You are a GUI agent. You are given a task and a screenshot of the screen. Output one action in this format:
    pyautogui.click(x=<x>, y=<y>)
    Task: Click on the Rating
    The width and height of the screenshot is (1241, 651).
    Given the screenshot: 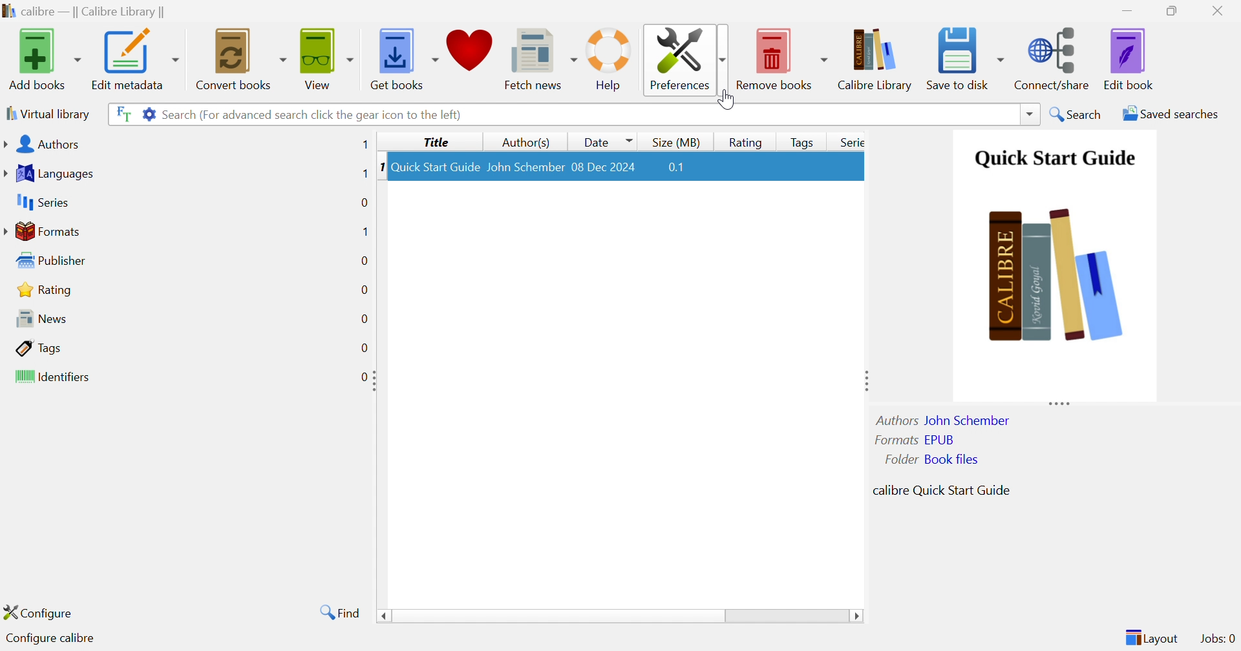 What is the action you would take?
    pyautogui.click(x=744, y=142)
    